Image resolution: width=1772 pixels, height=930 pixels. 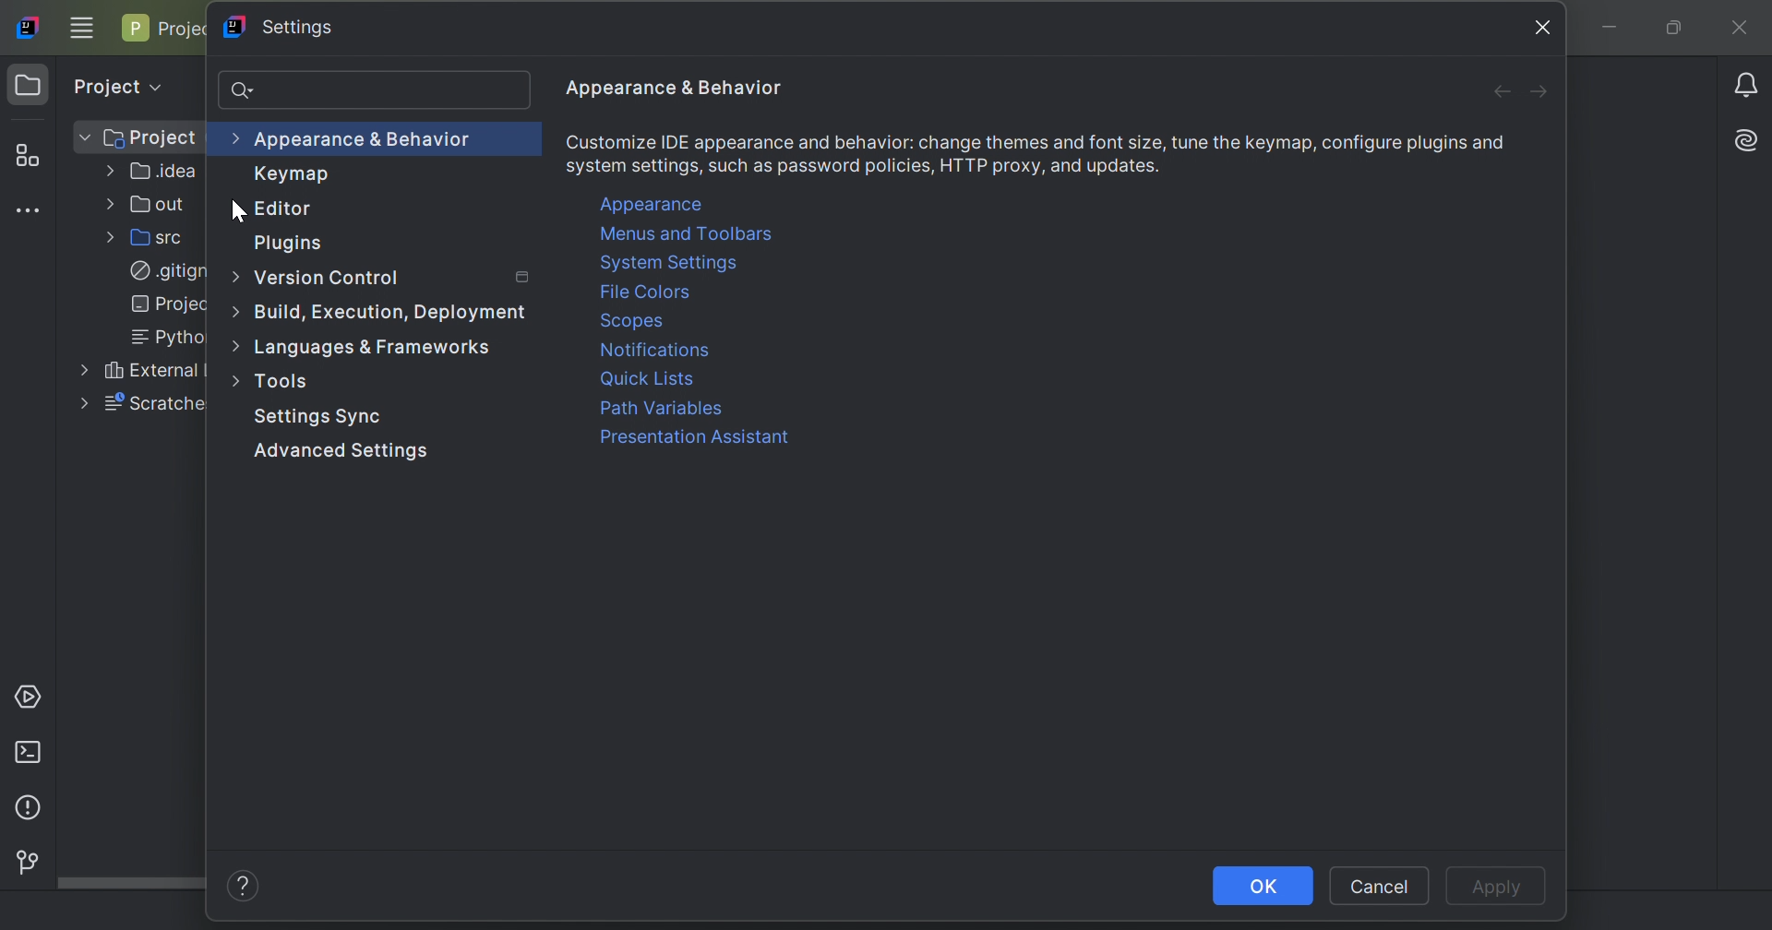 I want to click on Project, so click(x=29, y=86).